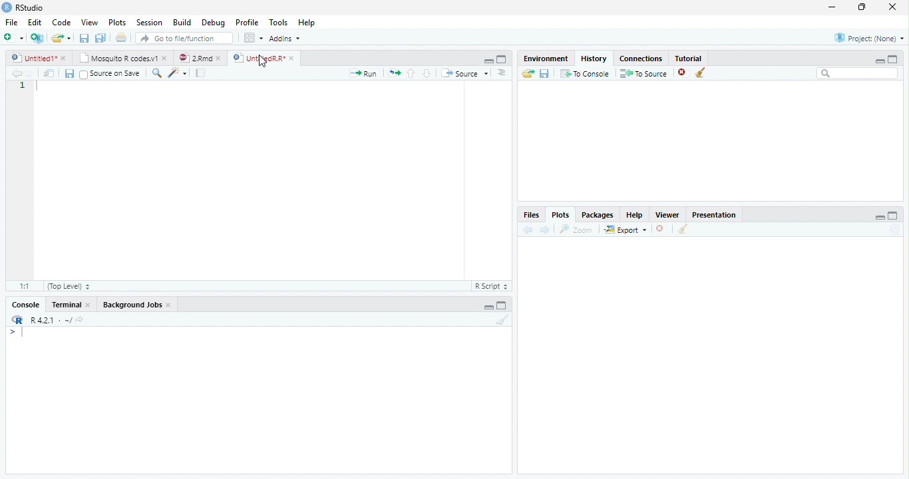 Image resolution: width=909 pixels, height=479 pixels. I want to click on New file, so click(13, 38).